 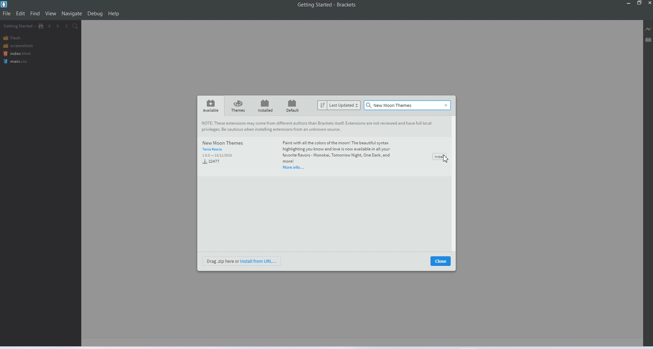 I want to click on Themes, so click(x=237, y=106).